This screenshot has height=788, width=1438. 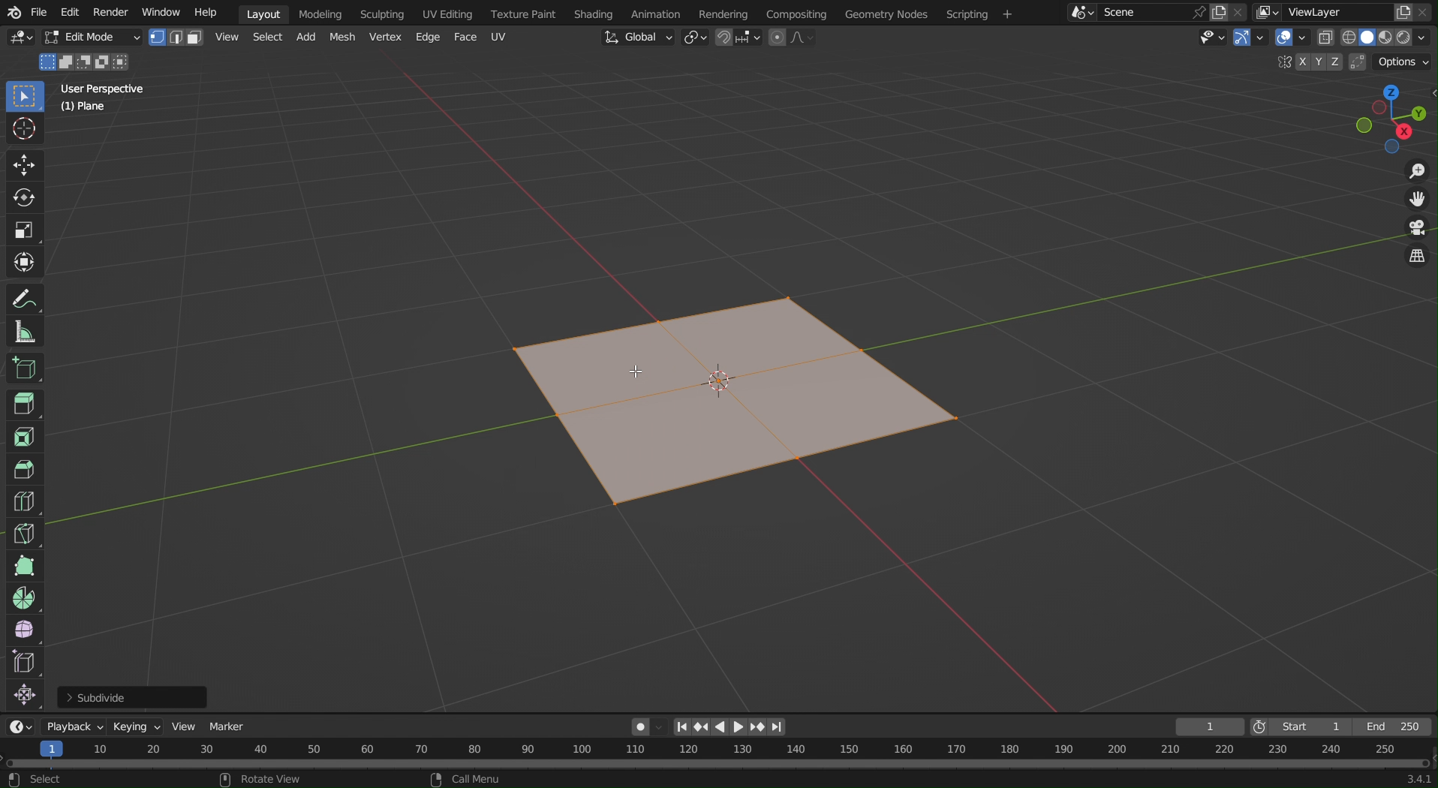 I want to click on Marker, so click(x=229, y=728).